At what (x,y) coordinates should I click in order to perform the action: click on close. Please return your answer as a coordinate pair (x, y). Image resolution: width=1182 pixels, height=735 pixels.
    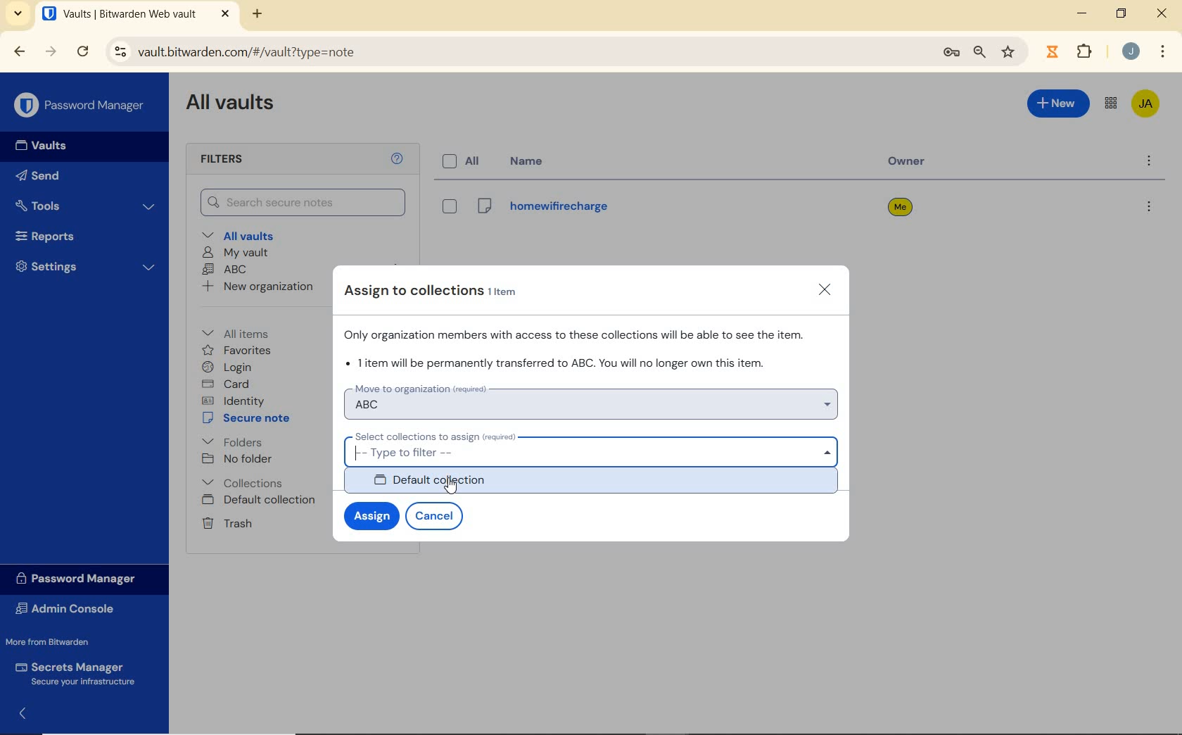
    Looking at the image, I should click on (1162, 13).